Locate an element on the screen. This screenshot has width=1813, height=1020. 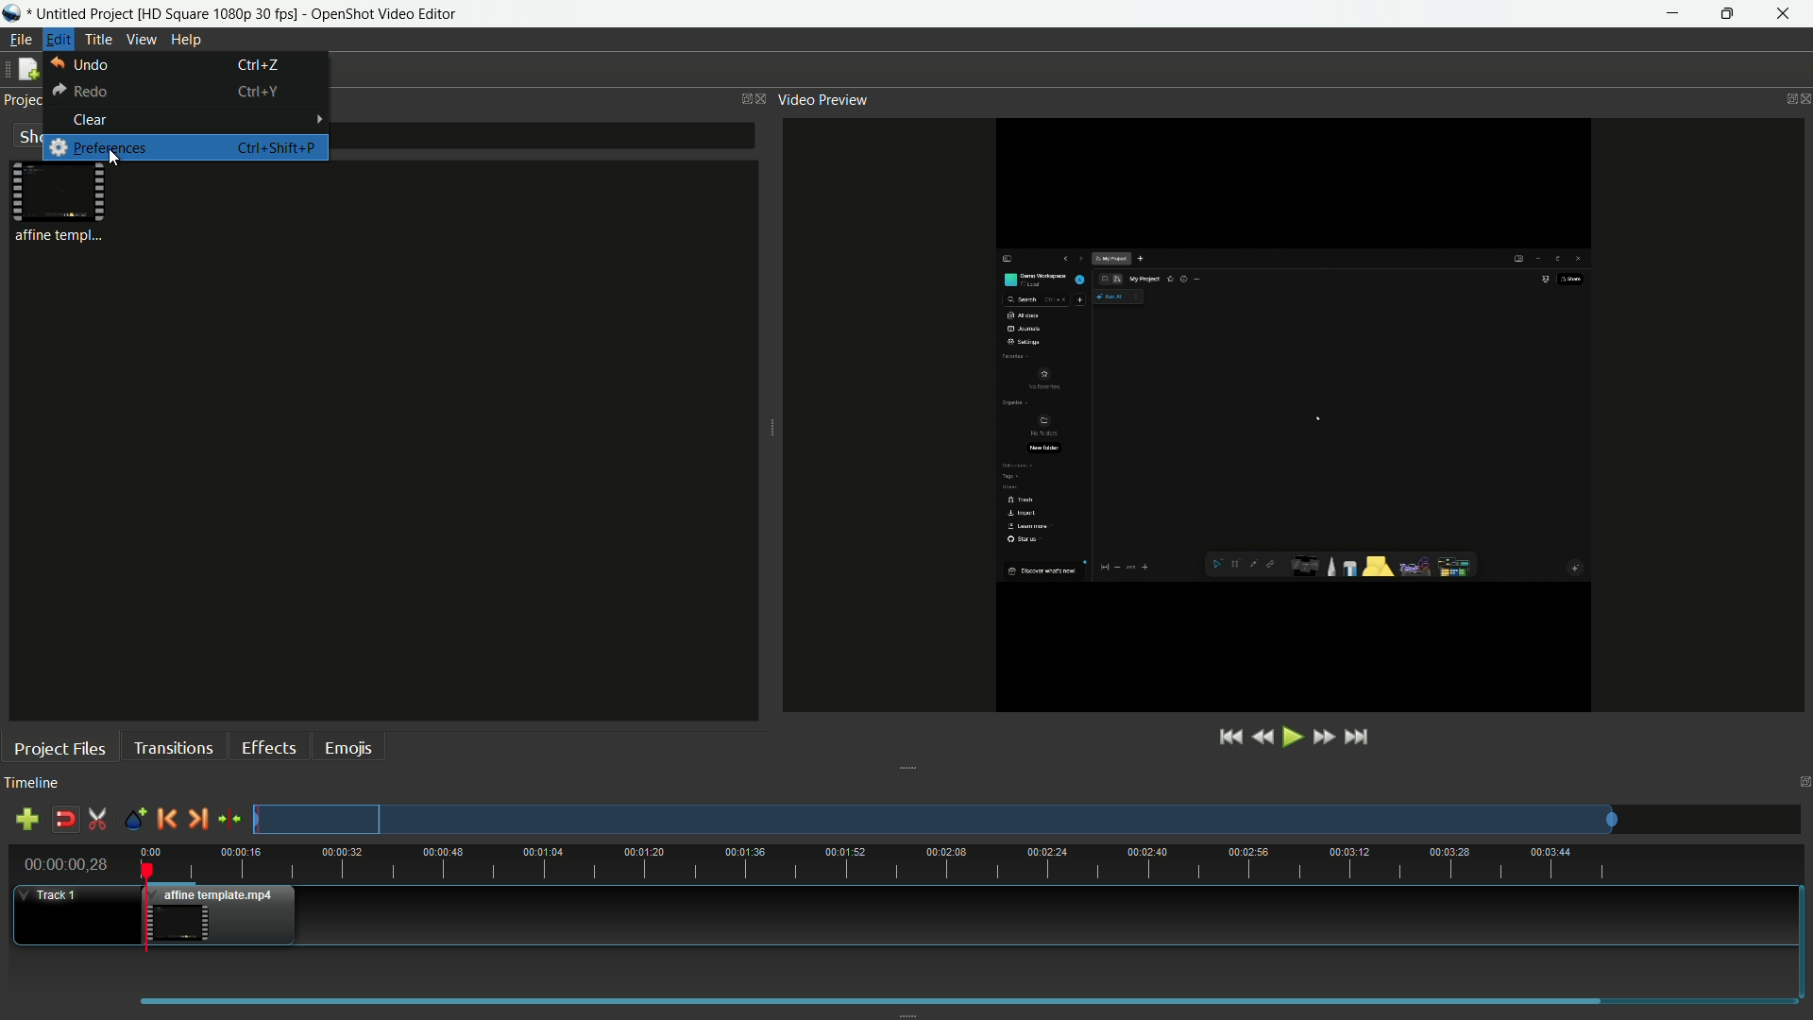
edit menu is located at coordinates (59, 40).